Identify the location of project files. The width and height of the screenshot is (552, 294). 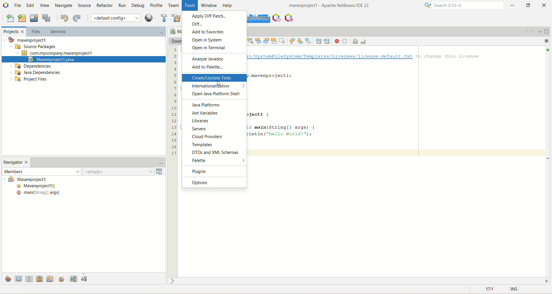
(29, 80).